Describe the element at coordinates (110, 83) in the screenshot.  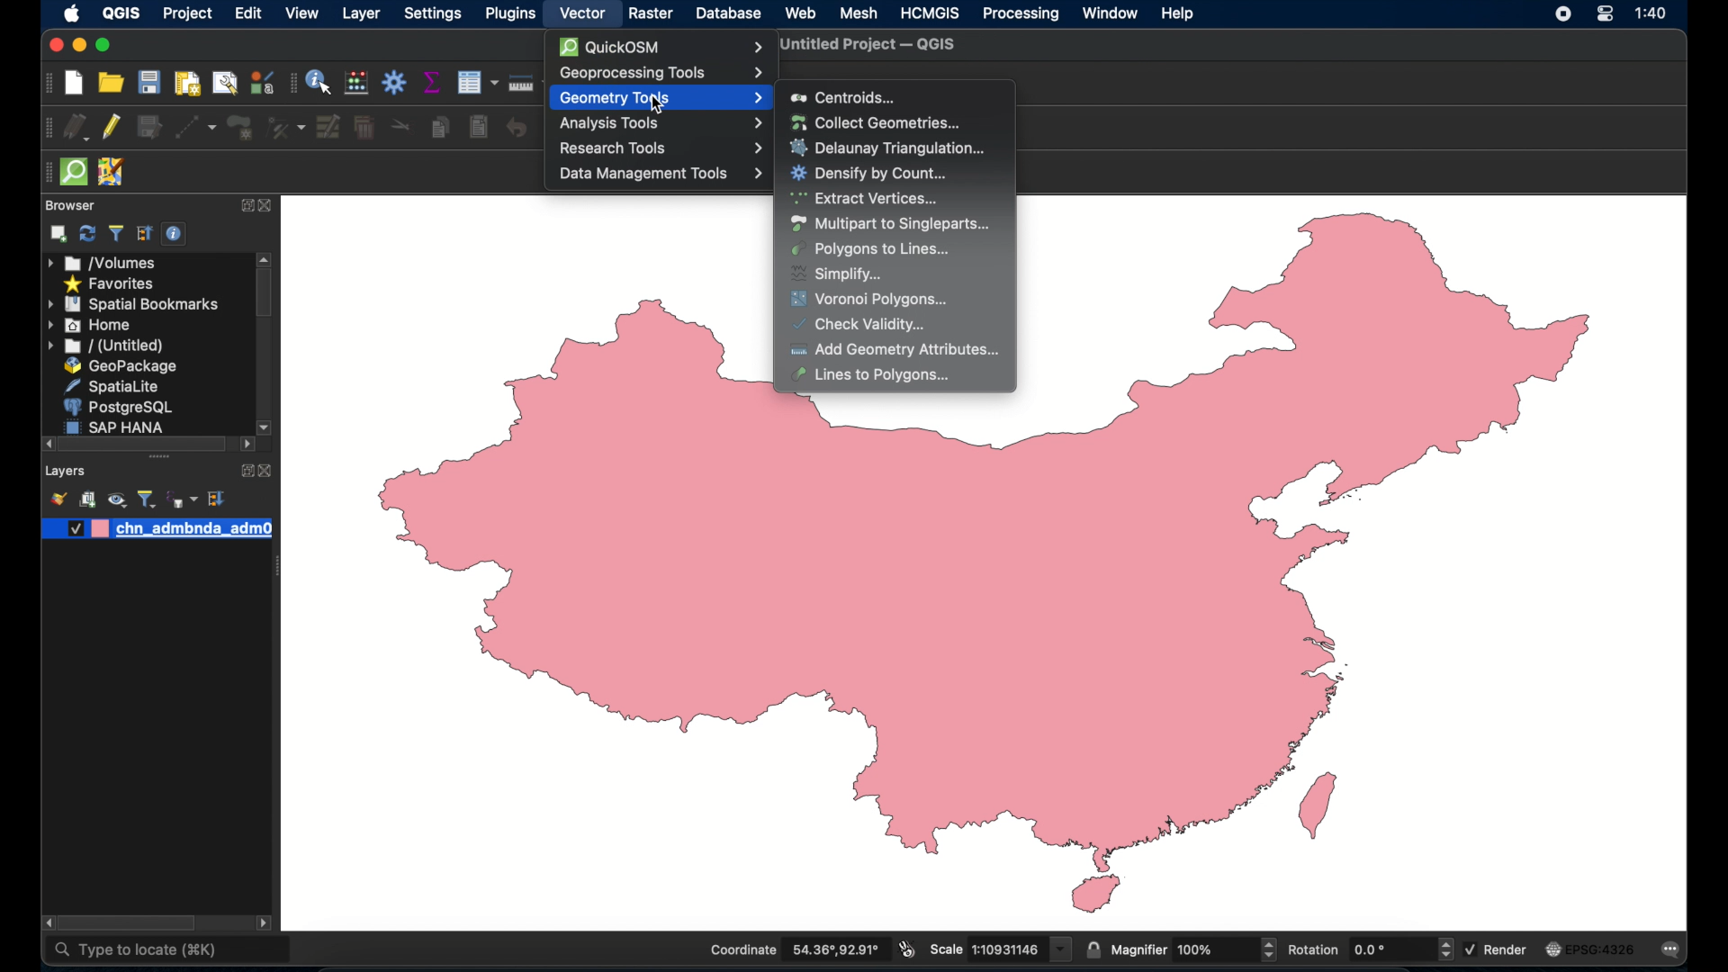
I see `open project` at that location.